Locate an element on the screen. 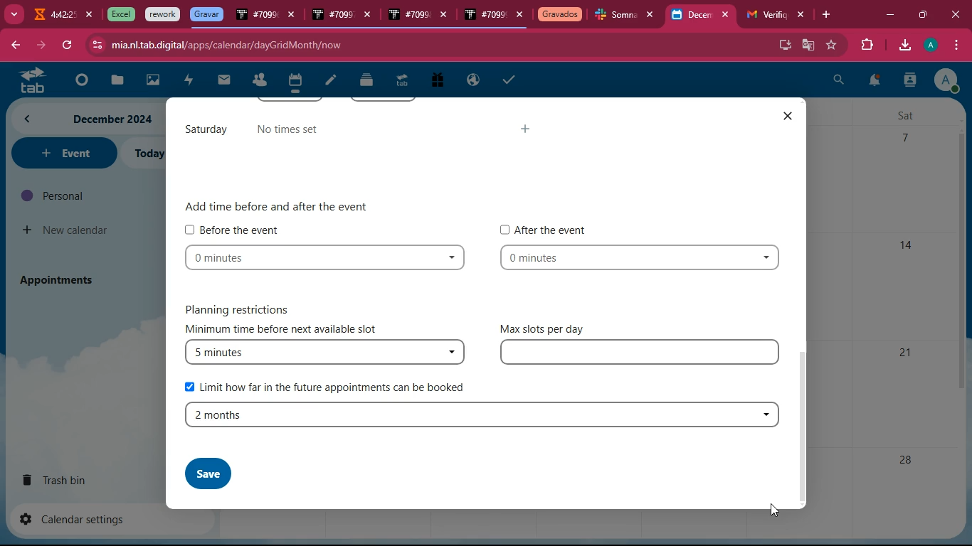  add tab is located at coordinates (829, 15).